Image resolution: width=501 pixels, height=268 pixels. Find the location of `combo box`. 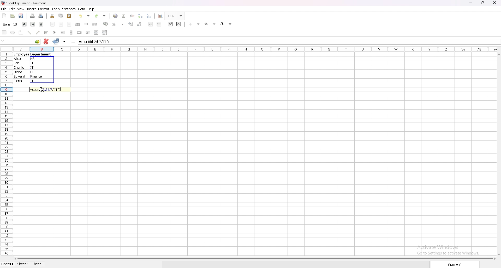

combo box is located at coordinates (105, 33).